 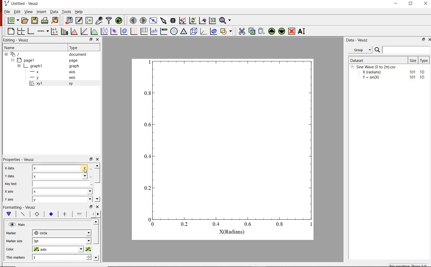 I want to click on Name, so click(x=9, y=47).